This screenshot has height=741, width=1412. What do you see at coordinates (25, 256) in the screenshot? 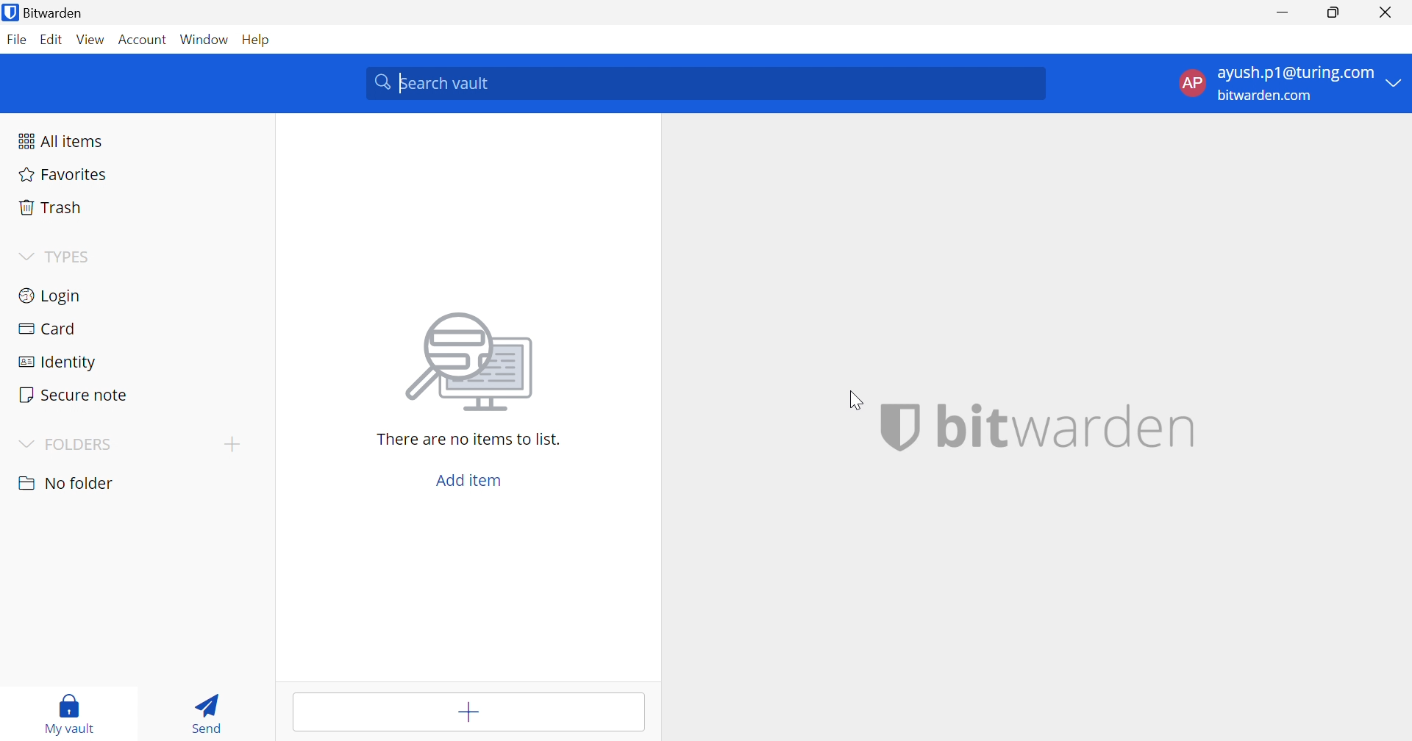
I see `Drop Down` at bounding box center [25, 256].